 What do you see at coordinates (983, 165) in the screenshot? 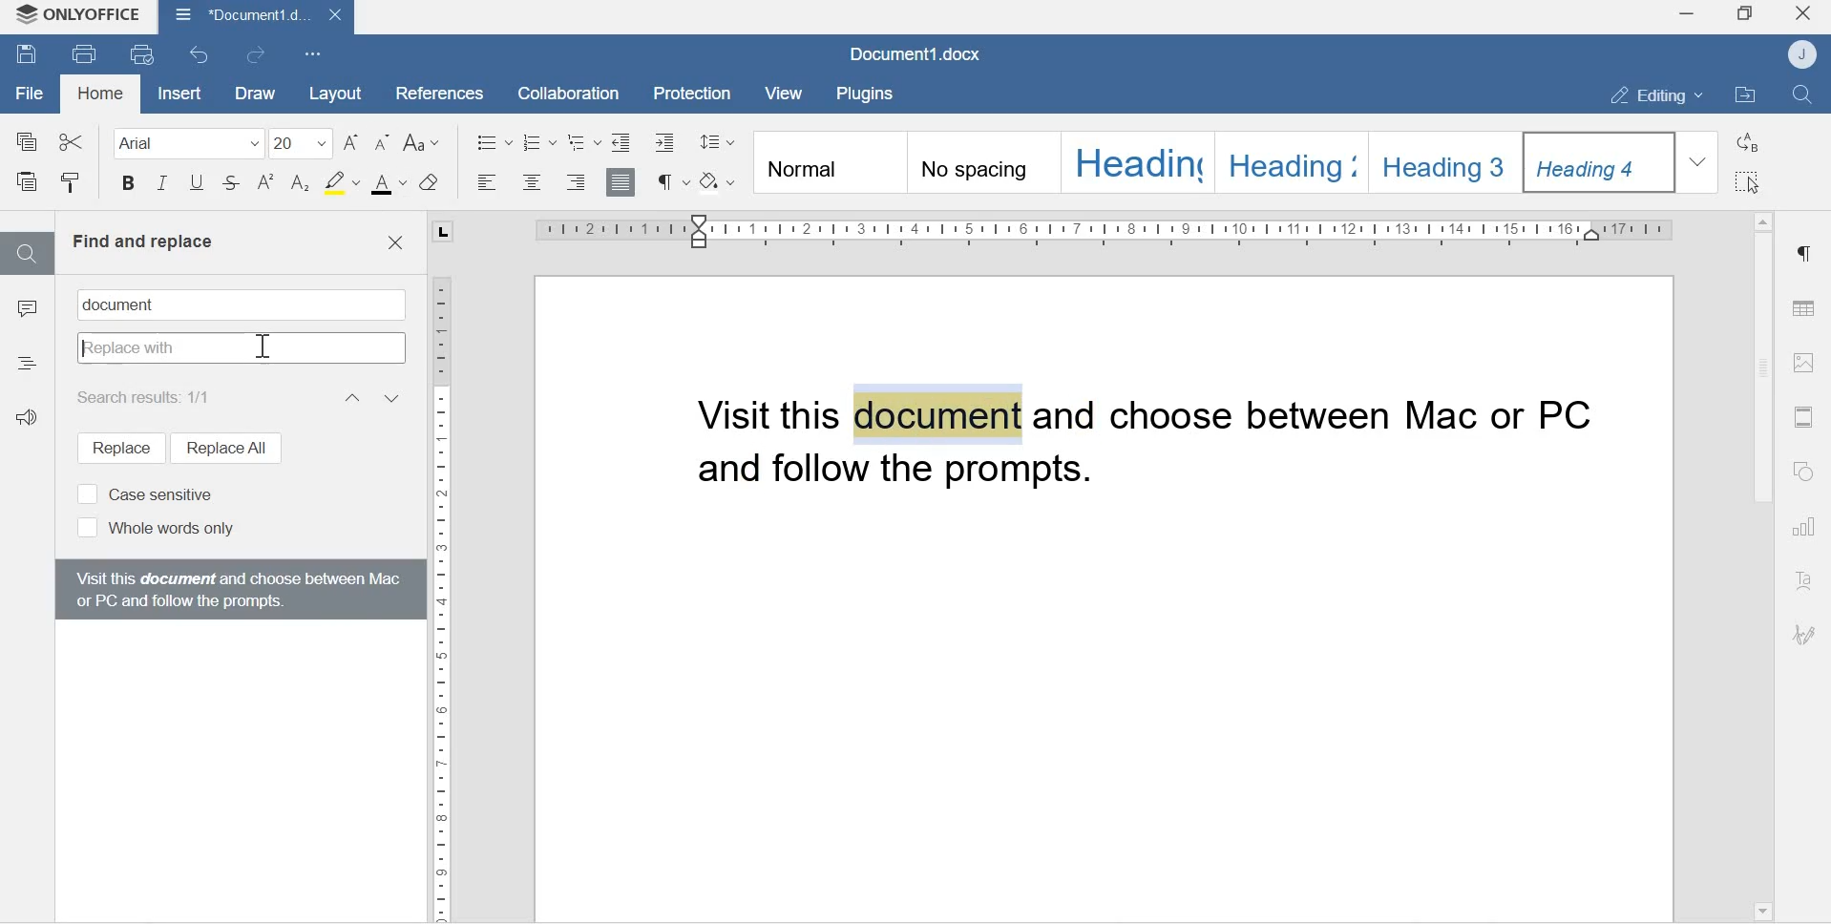
I see `No spacing` at bounding box center [983, 165].